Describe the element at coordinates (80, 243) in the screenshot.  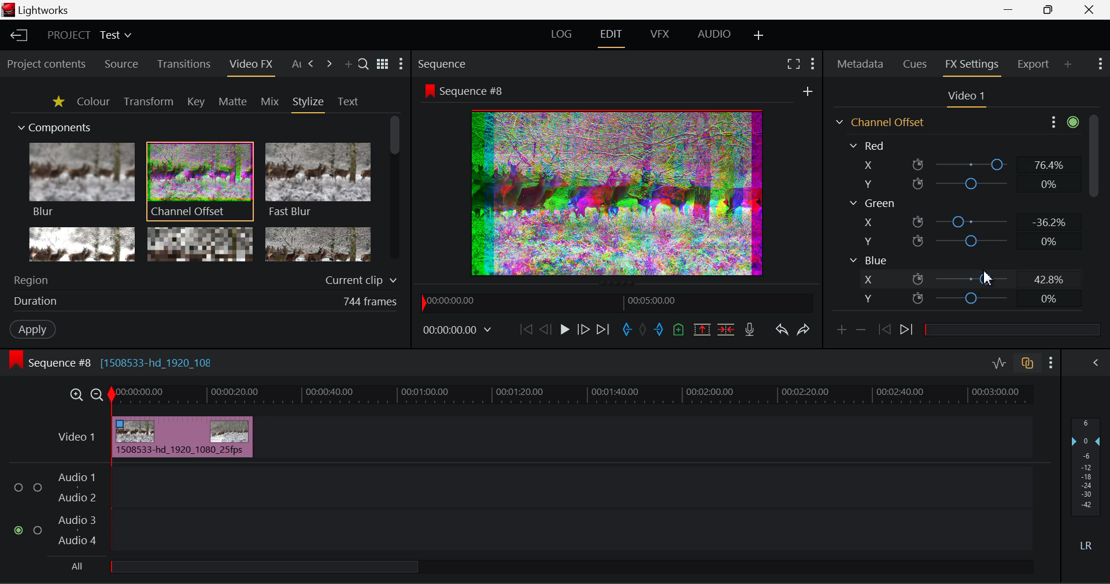
I see `Glow` at that location.